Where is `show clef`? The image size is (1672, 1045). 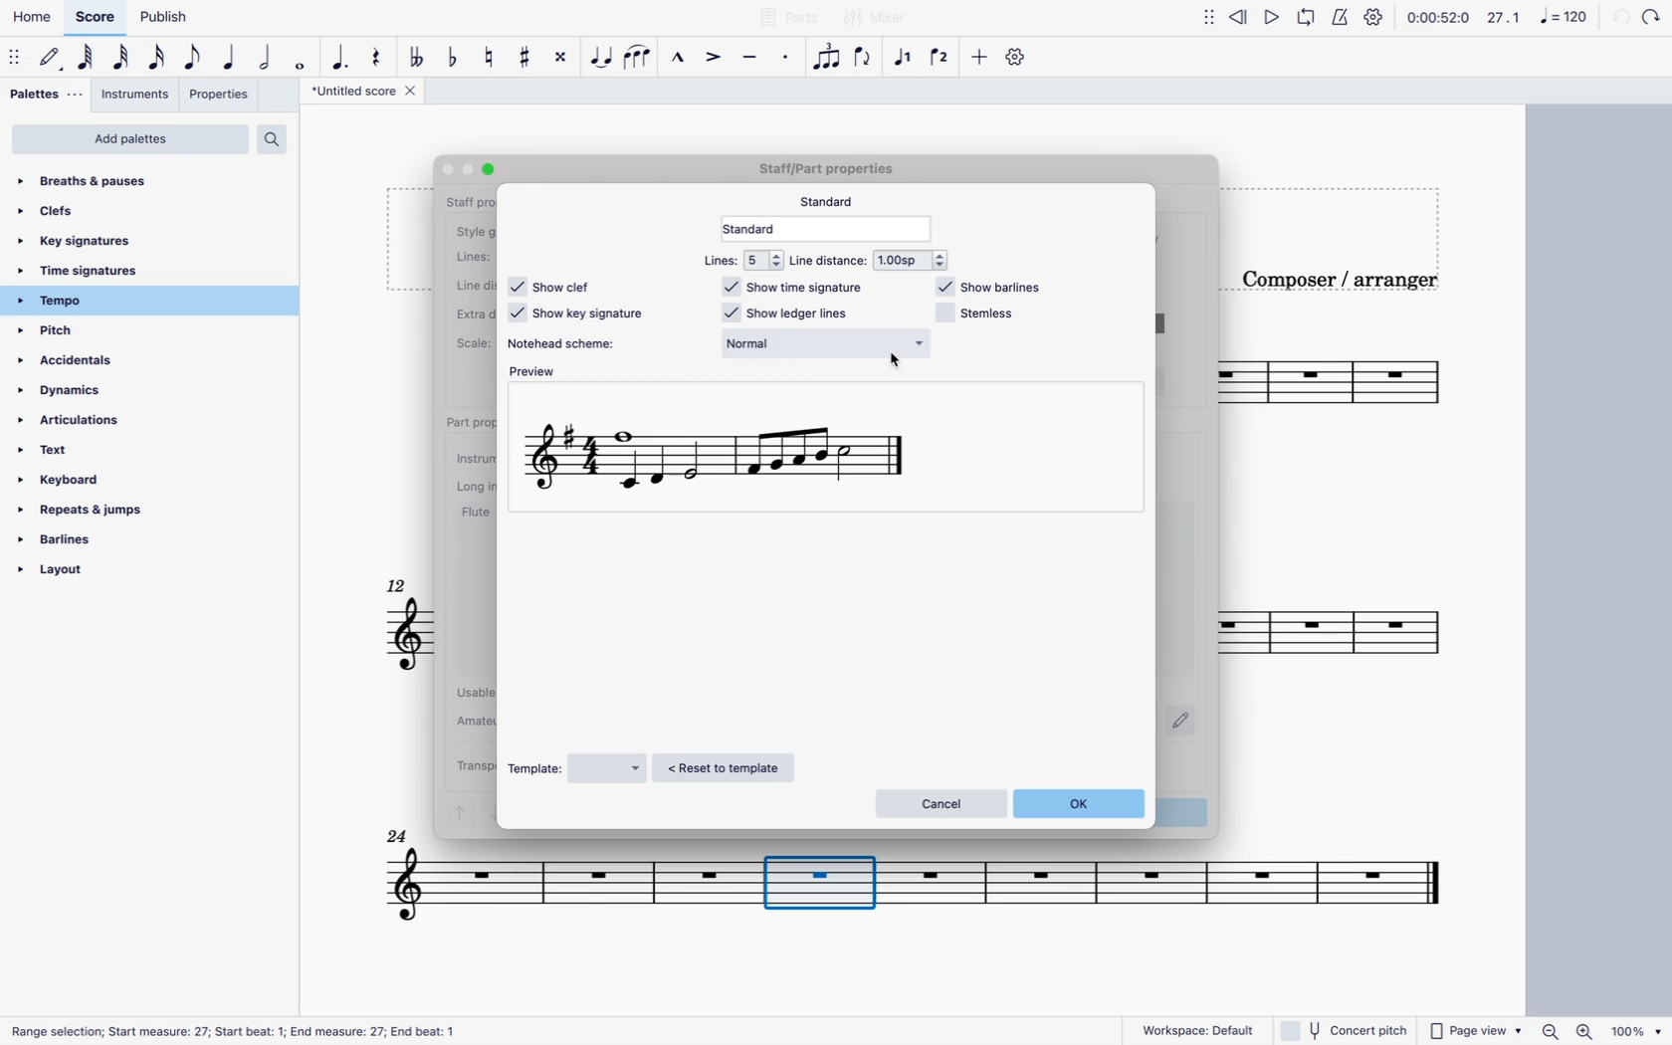 show clef is located at coordinates (553, 286).